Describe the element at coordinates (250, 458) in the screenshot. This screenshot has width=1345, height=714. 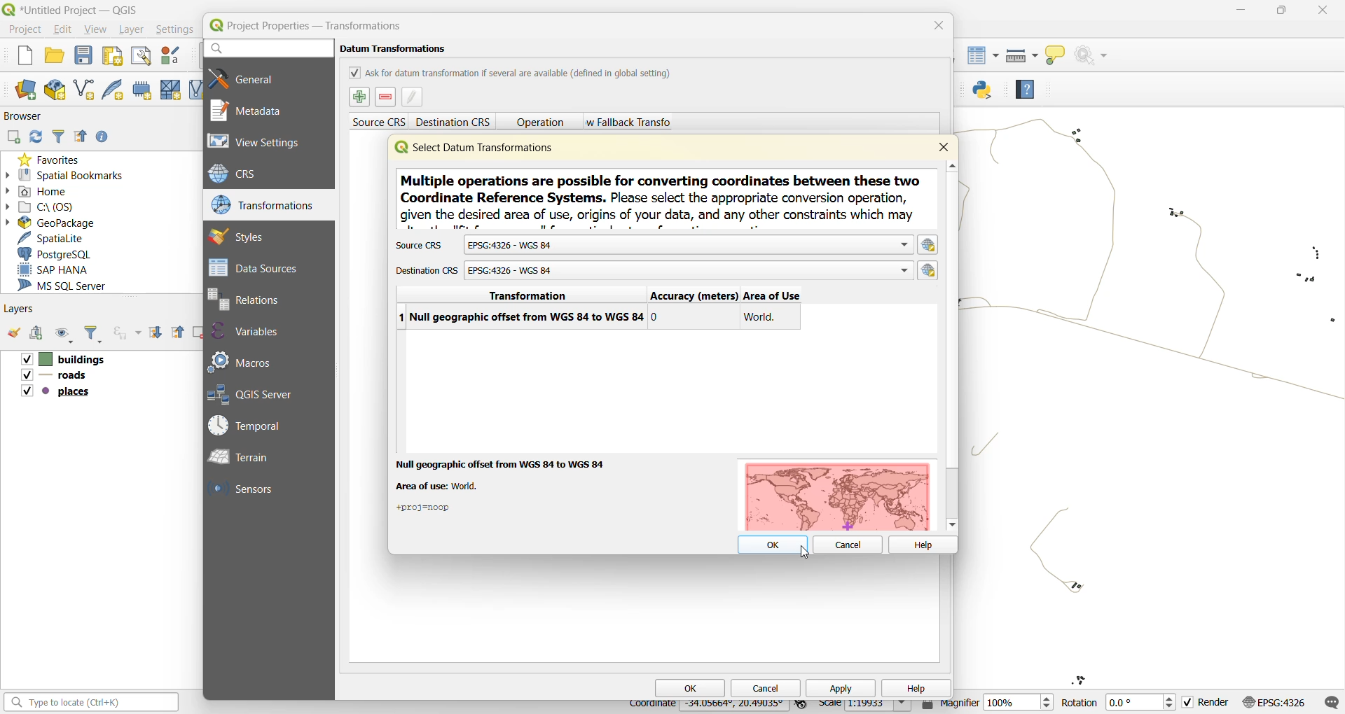
I see `terrain` at that location.